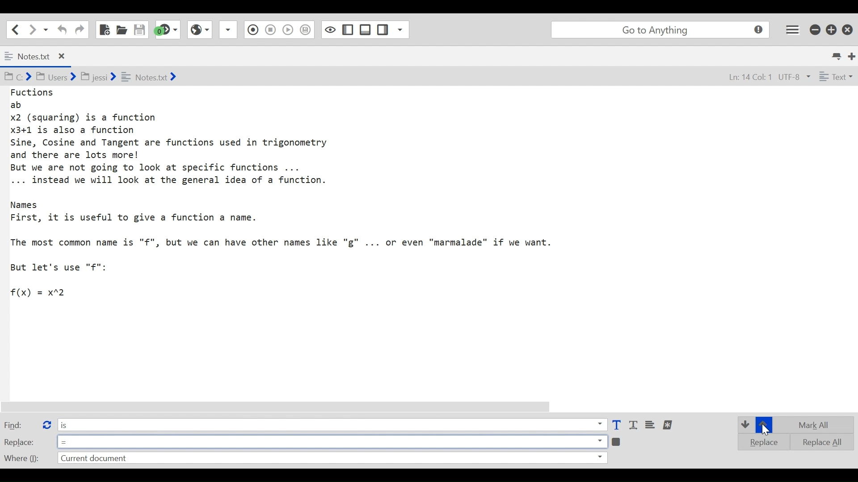 This screenshot has width=858, height=482. What do you see at coordinates (332, 424) in the screenshot?
I see `is` at bounding box center [332, 424].